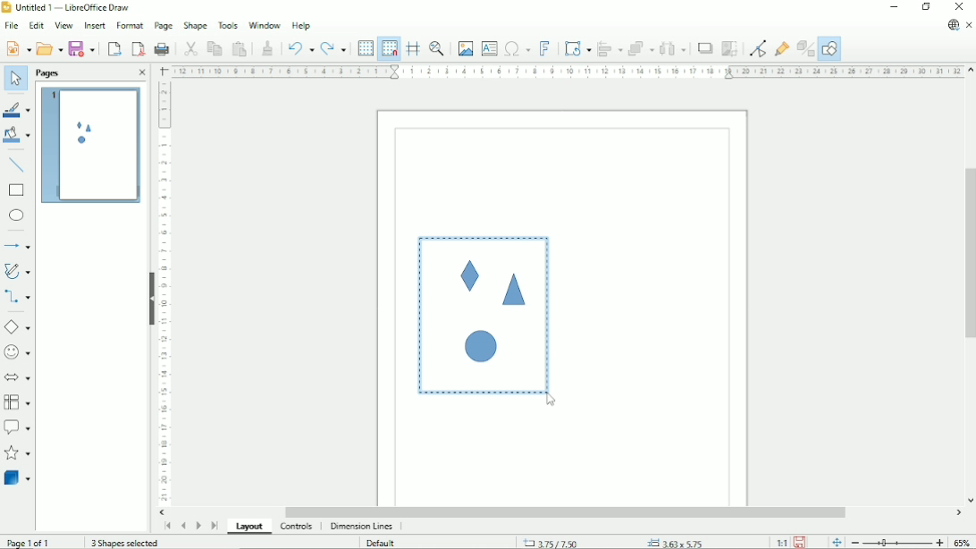 The image size is (976, 549). Describe the element at coordinates (84, 47) in the screenshot. I see `Save` at that location.